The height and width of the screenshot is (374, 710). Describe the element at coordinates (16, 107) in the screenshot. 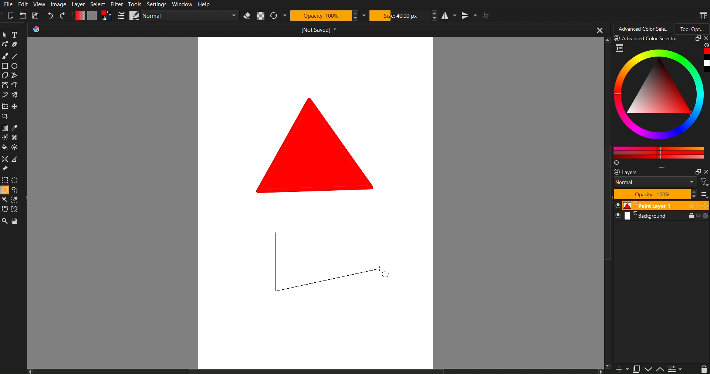

I see `Create` at that location.